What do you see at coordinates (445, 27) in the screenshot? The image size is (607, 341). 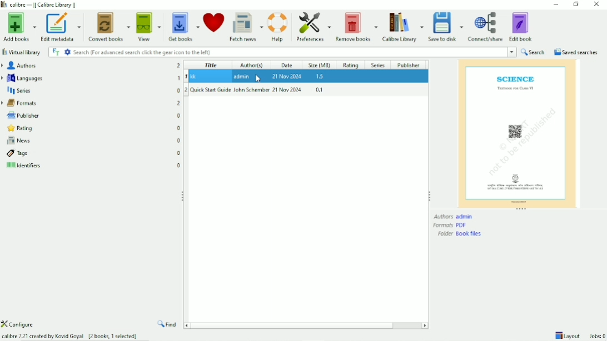 I see `Save to disk` at bounding box center [445, 27].